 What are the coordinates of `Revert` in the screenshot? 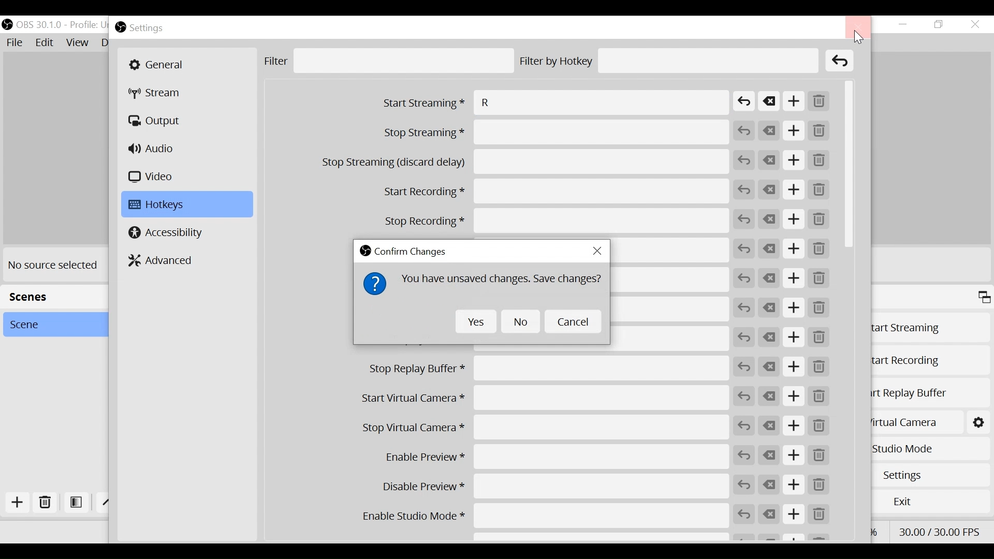 It's located at (744, 367).